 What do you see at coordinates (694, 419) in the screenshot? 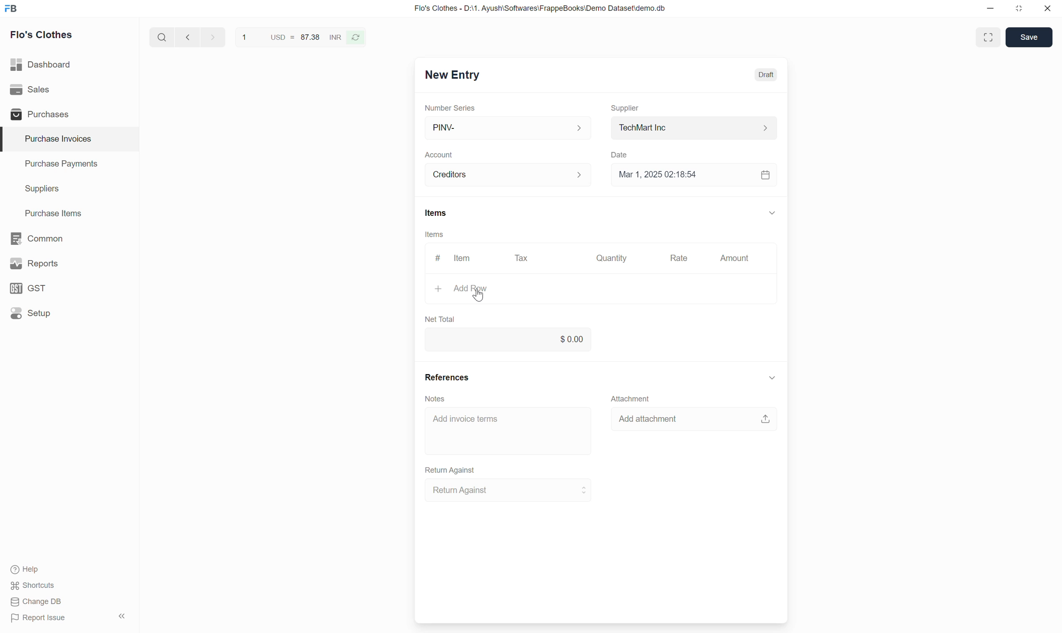
I see `Add attachment` at bounding box center [694, 419].